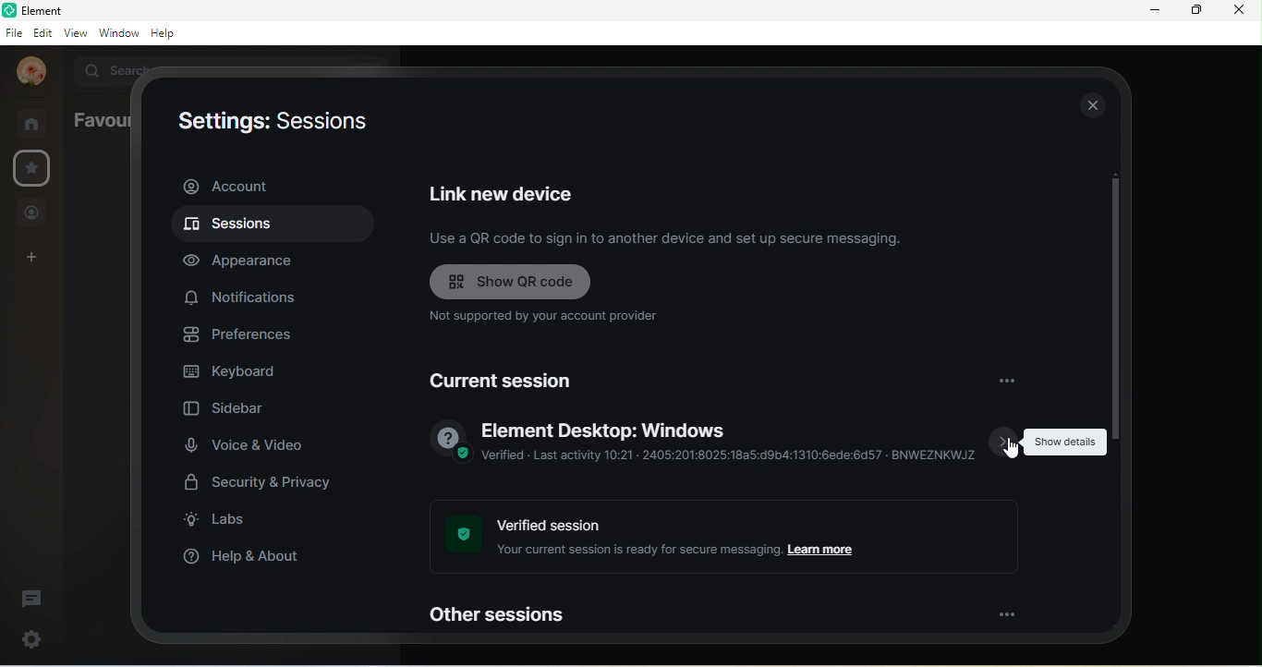  Describe the element at coordinates (70, 10) in the screenshot. I see `element b room` at that location.